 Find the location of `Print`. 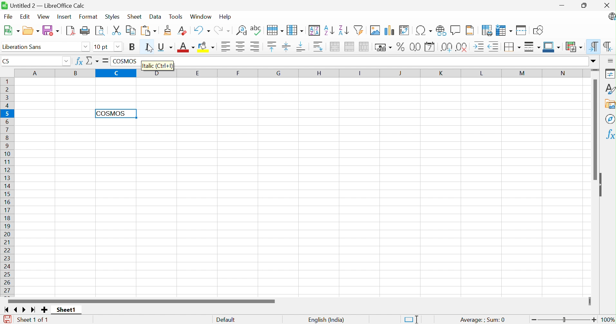

Print is located at coordinates (85, 31).